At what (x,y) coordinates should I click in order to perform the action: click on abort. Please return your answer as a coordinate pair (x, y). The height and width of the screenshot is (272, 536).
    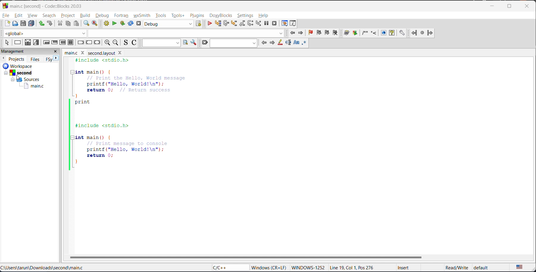
    Looking at the image, I should click on (206, 42).